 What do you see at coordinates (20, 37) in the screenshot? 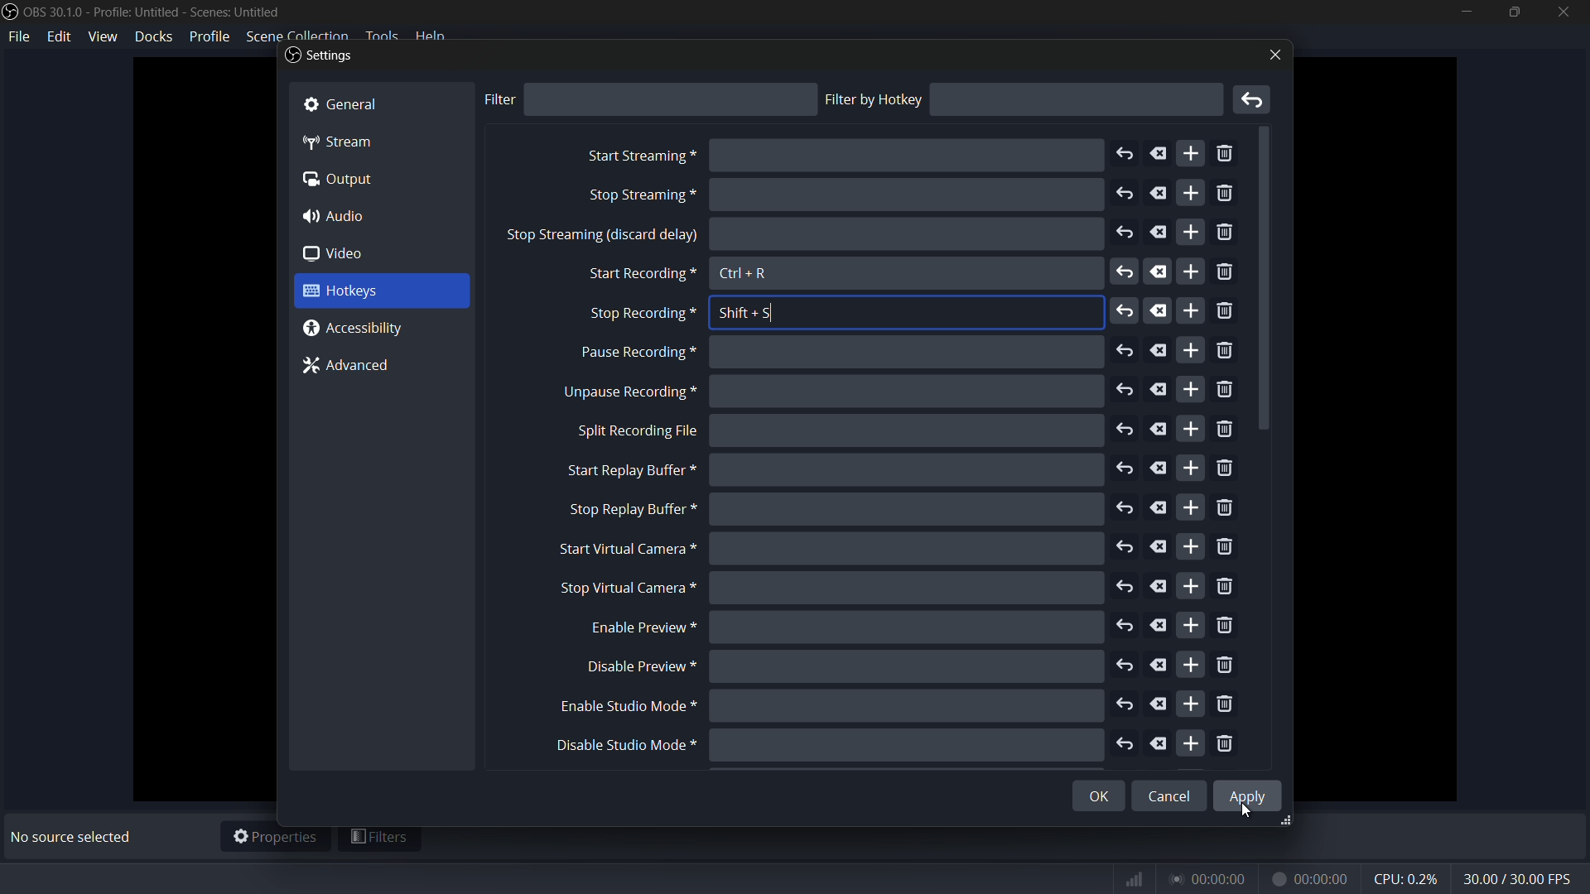
I see `file menu` at bounding box center [20, 37].